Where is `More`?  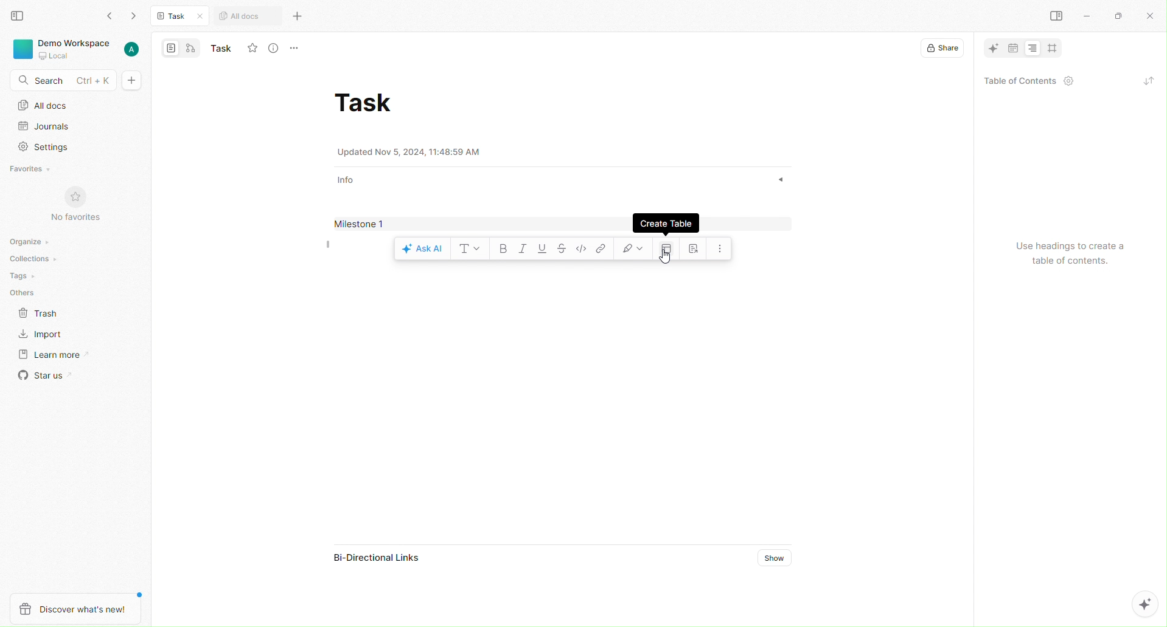
More is located at coordinates (299, 46).